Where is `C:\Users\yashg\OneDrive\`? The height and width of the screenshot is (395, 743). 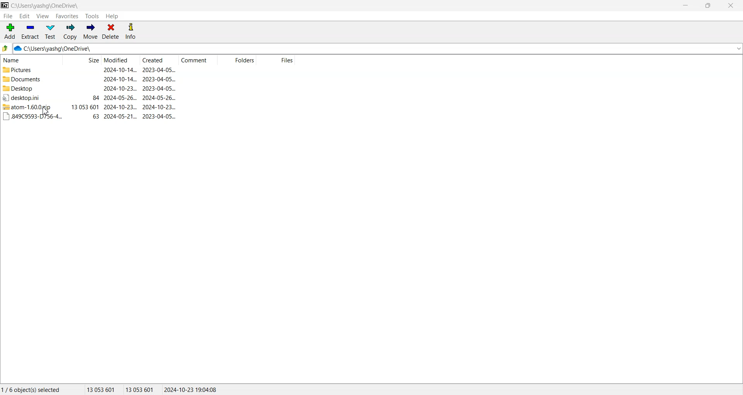
C:\Users\yashg\OneDrive\ is located at coordinates (64, 49).